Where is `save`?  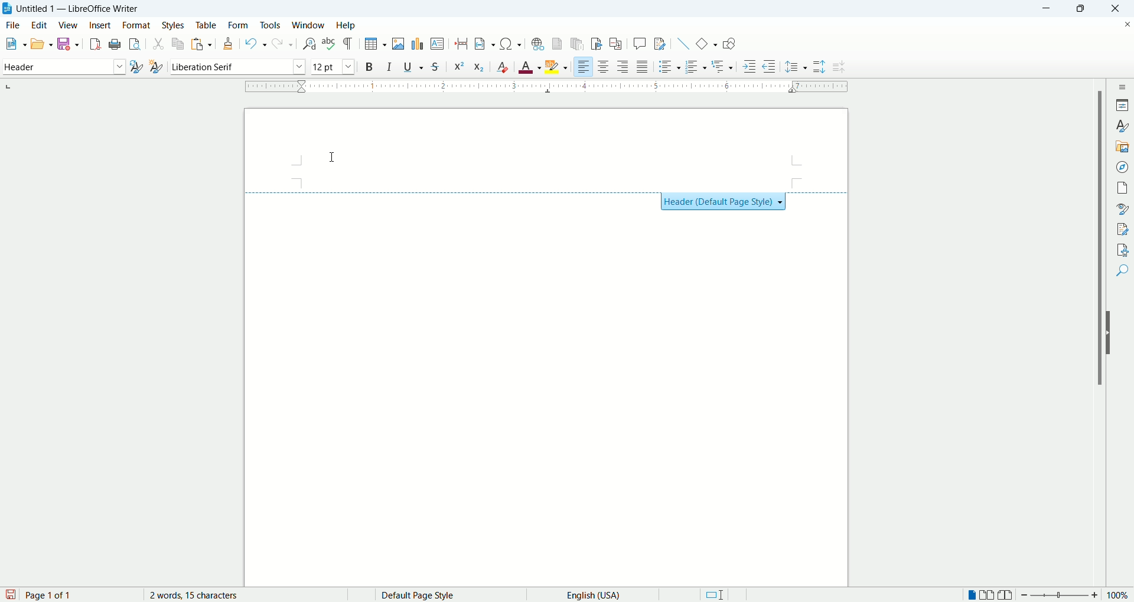
save is located at coordinates (11, 593).